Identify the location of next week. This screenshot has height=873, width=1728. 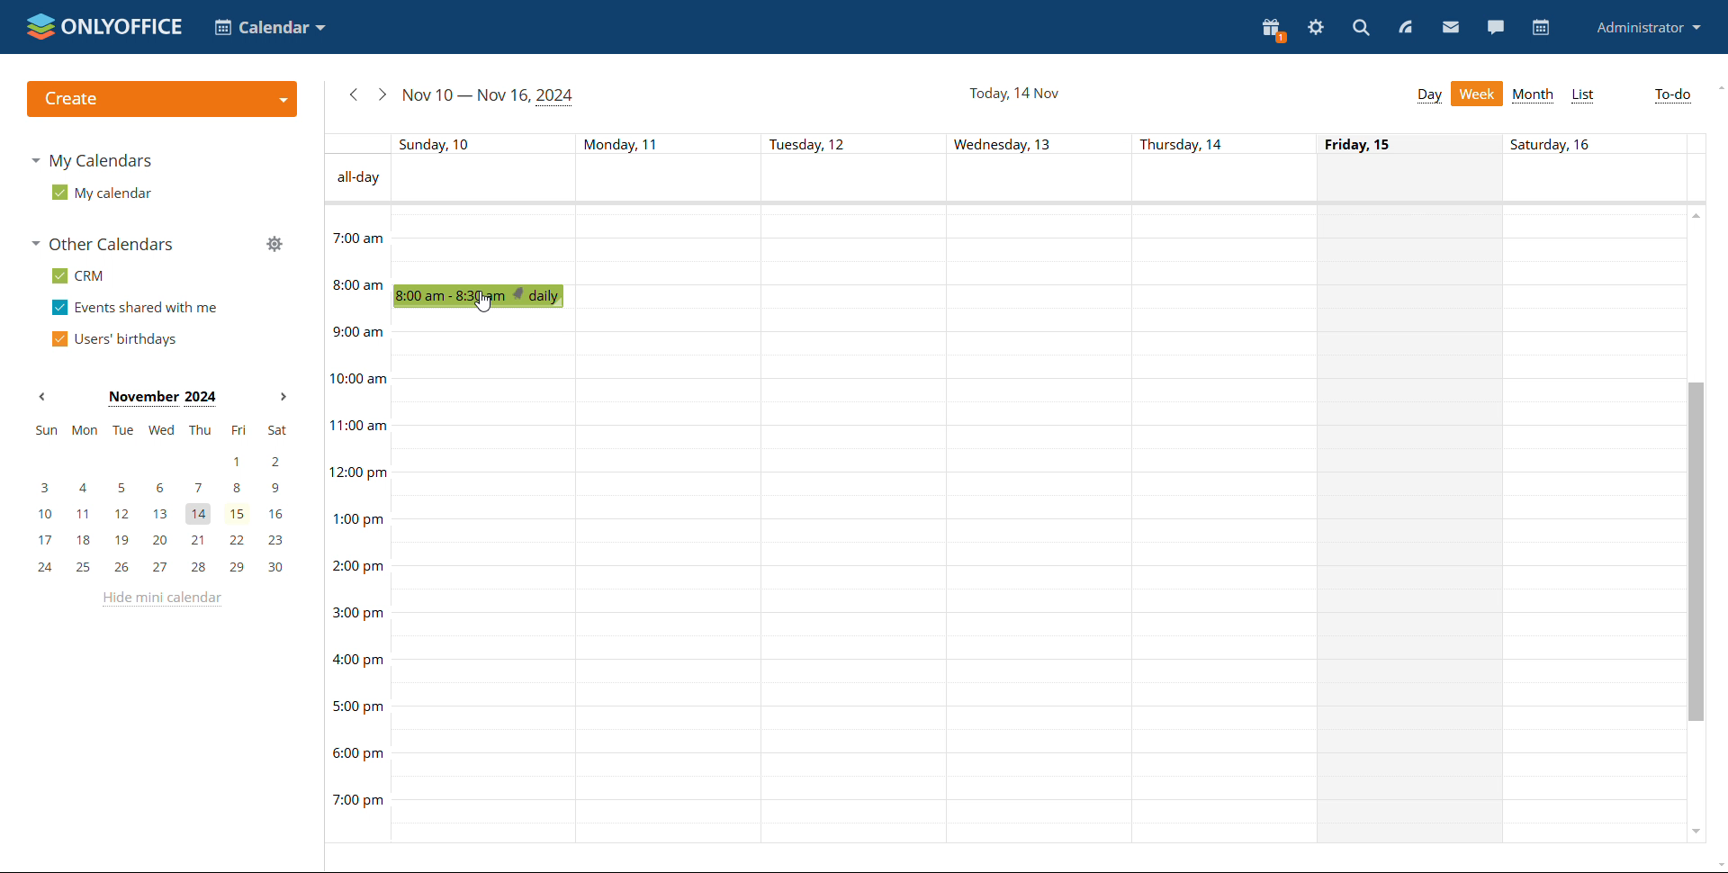
(382, 94).